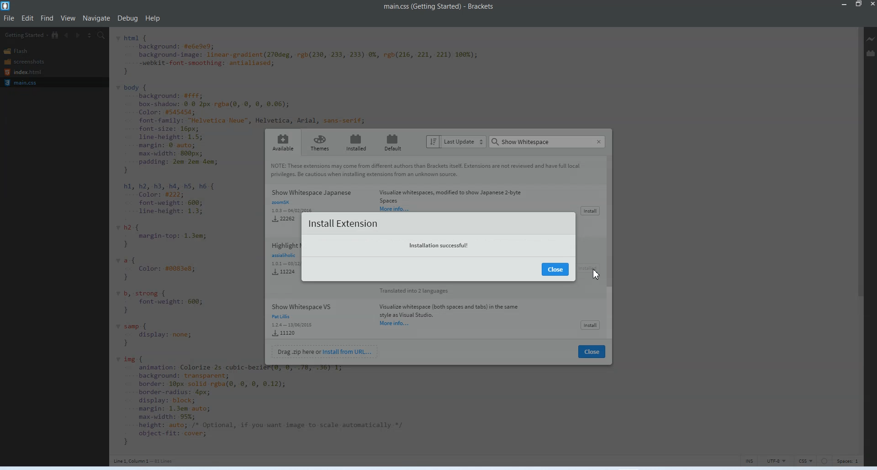 The image size is (877, 470). I want to click on Text 1, so click(436, 8).